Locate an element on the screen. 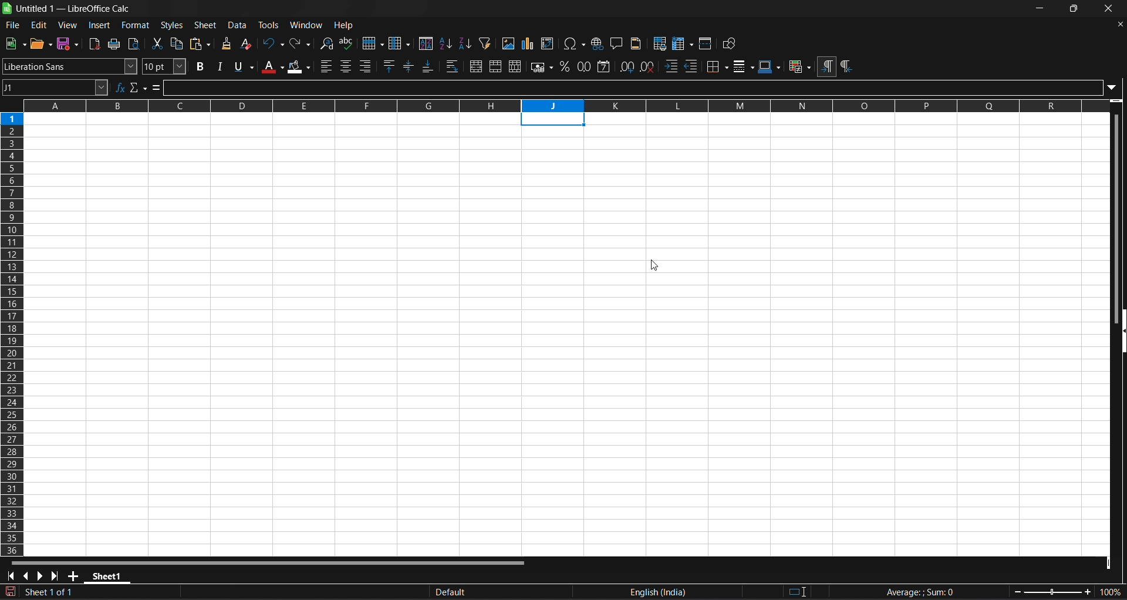 Image resolution: width=1127 pixels, height=600 pixels. close document is located at coordinates (1120, 24).